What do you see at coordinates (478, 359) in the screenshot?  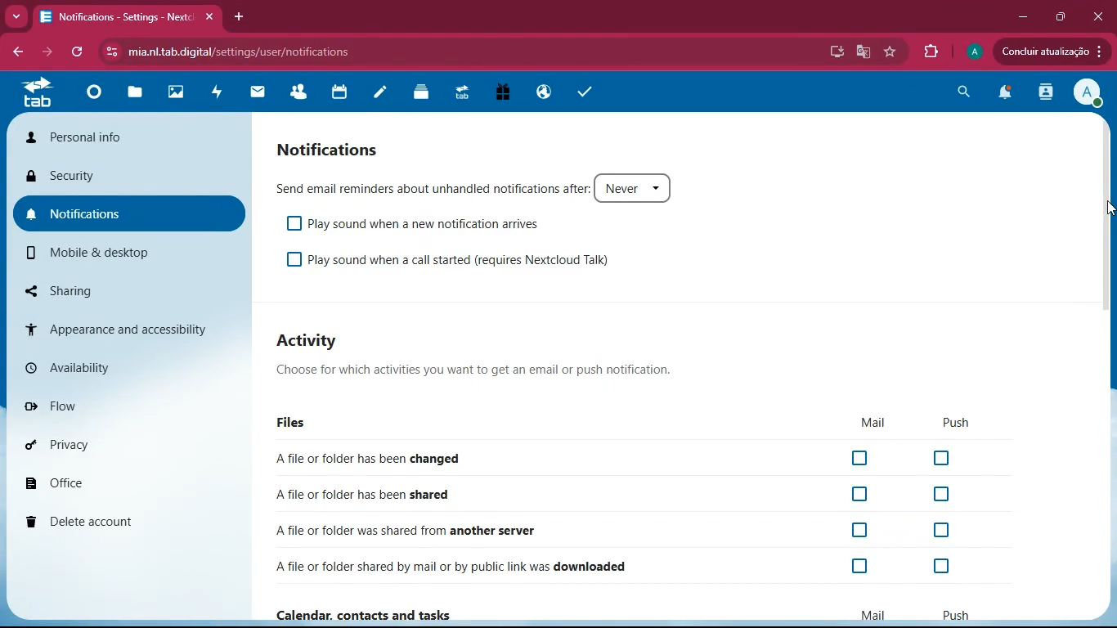 I see `Activity` at bounding box center [478, 359].